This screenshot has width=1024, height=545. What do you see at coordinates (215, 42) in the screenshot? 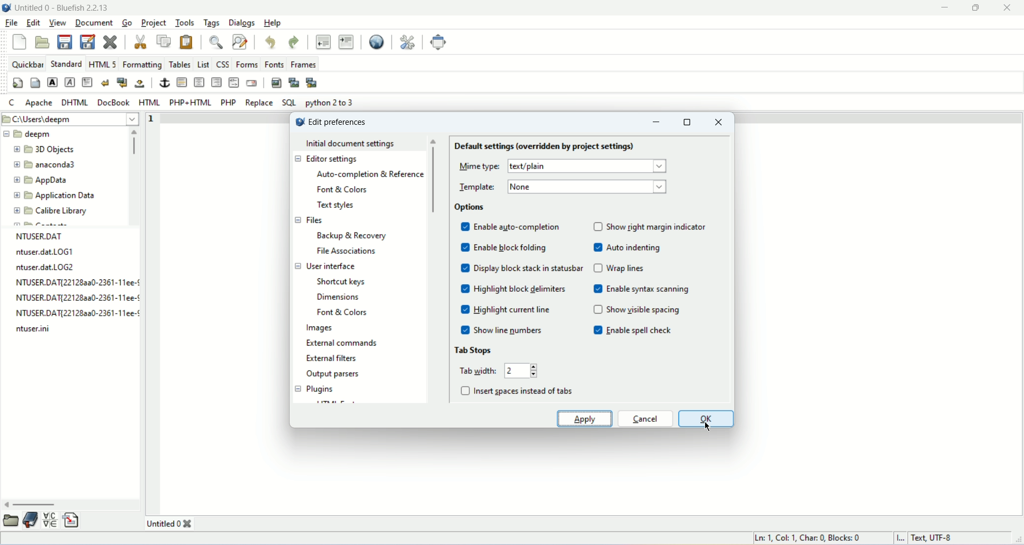
I see `show find bar` at bounding box center [215, 42].